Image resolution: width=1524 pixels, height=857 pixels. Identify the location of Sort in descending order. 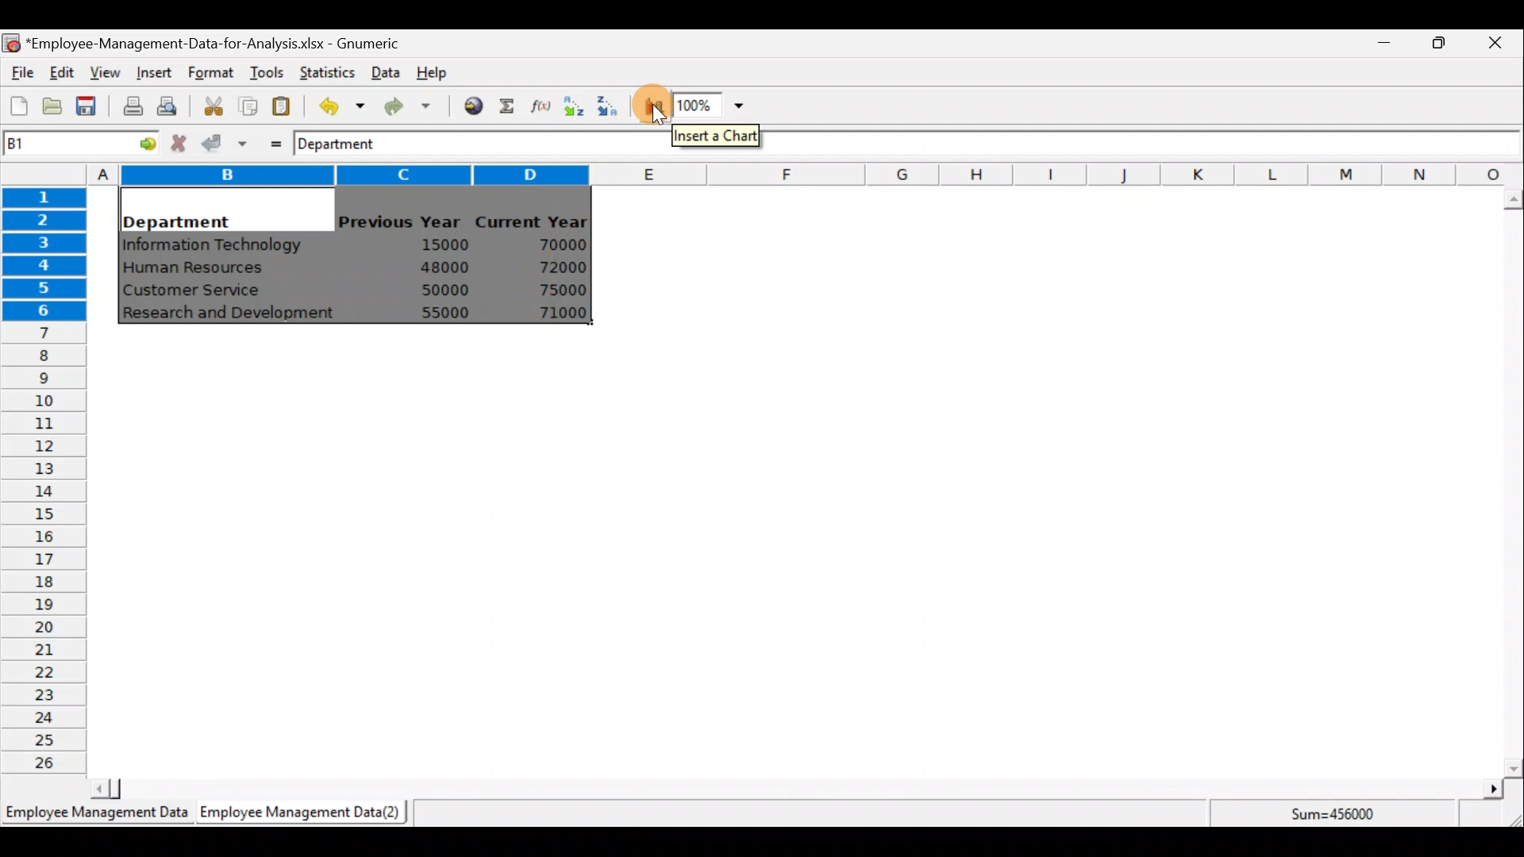
(609, 107).